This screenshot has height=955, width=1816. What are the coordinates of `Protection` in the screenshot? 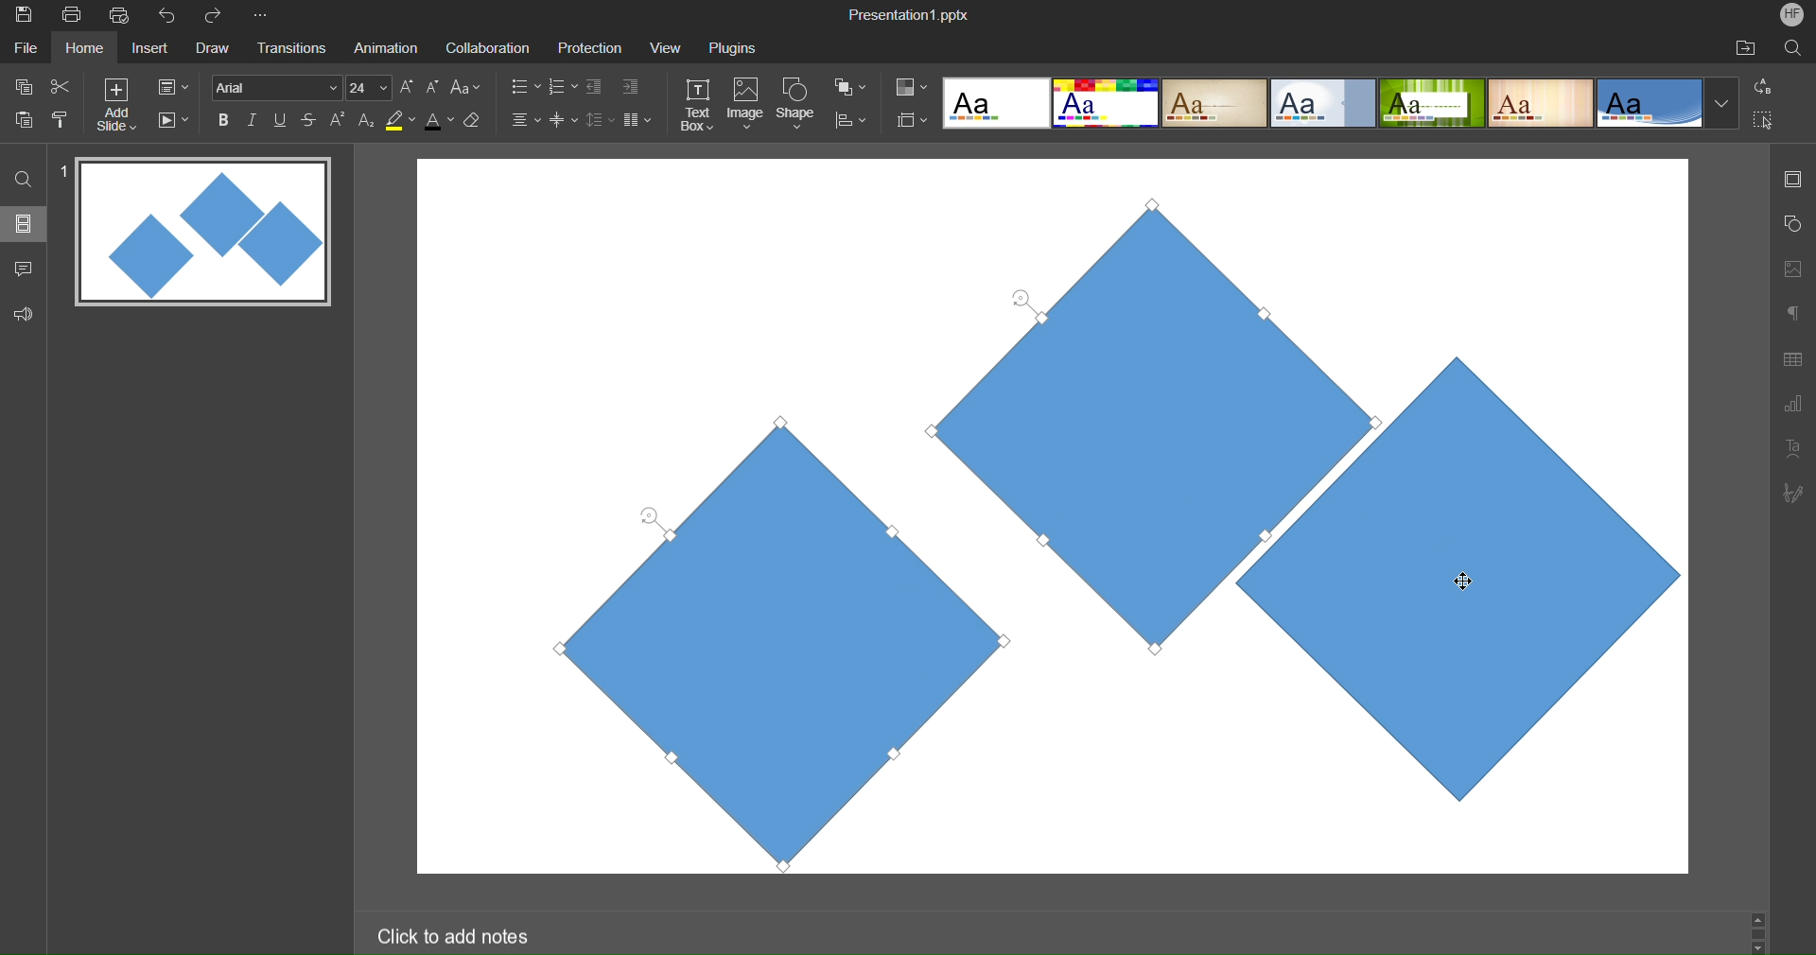 It's located at (582, 47).